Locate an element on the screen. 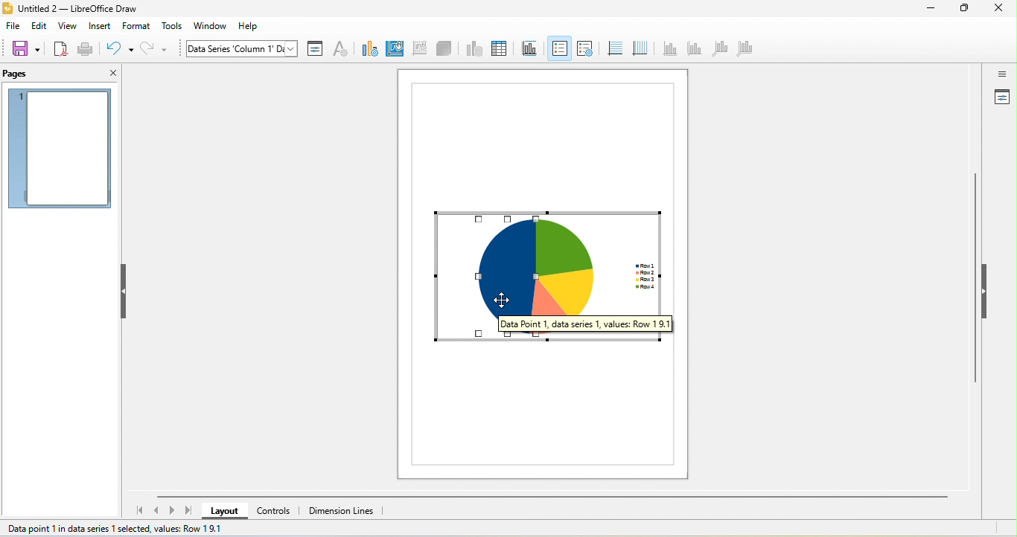 The image size is (1017, 537). export as pdf is located at coordinates (60, 48).